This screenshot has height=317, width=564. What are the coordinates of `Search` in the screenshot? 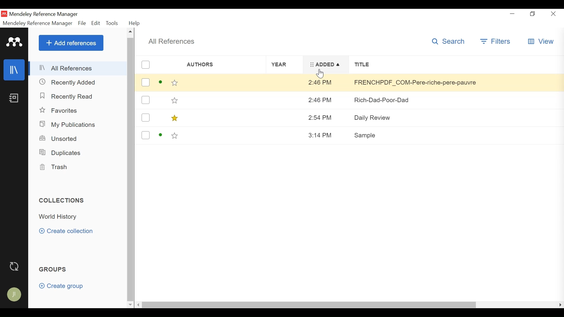 It's located at (448, 41).